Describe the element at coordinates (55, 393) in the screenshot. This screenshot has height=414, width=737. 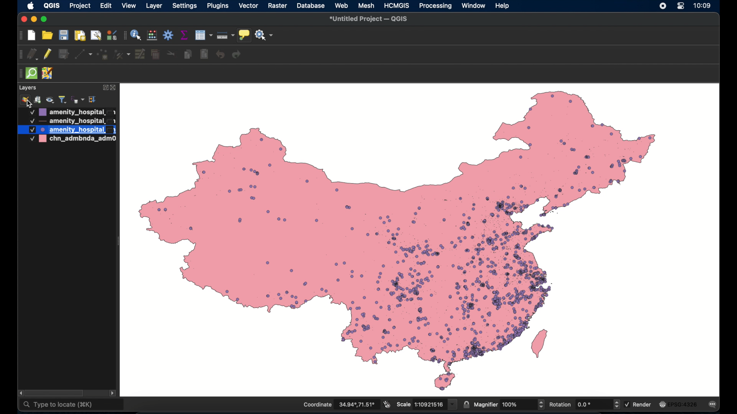
I see `` at that location.